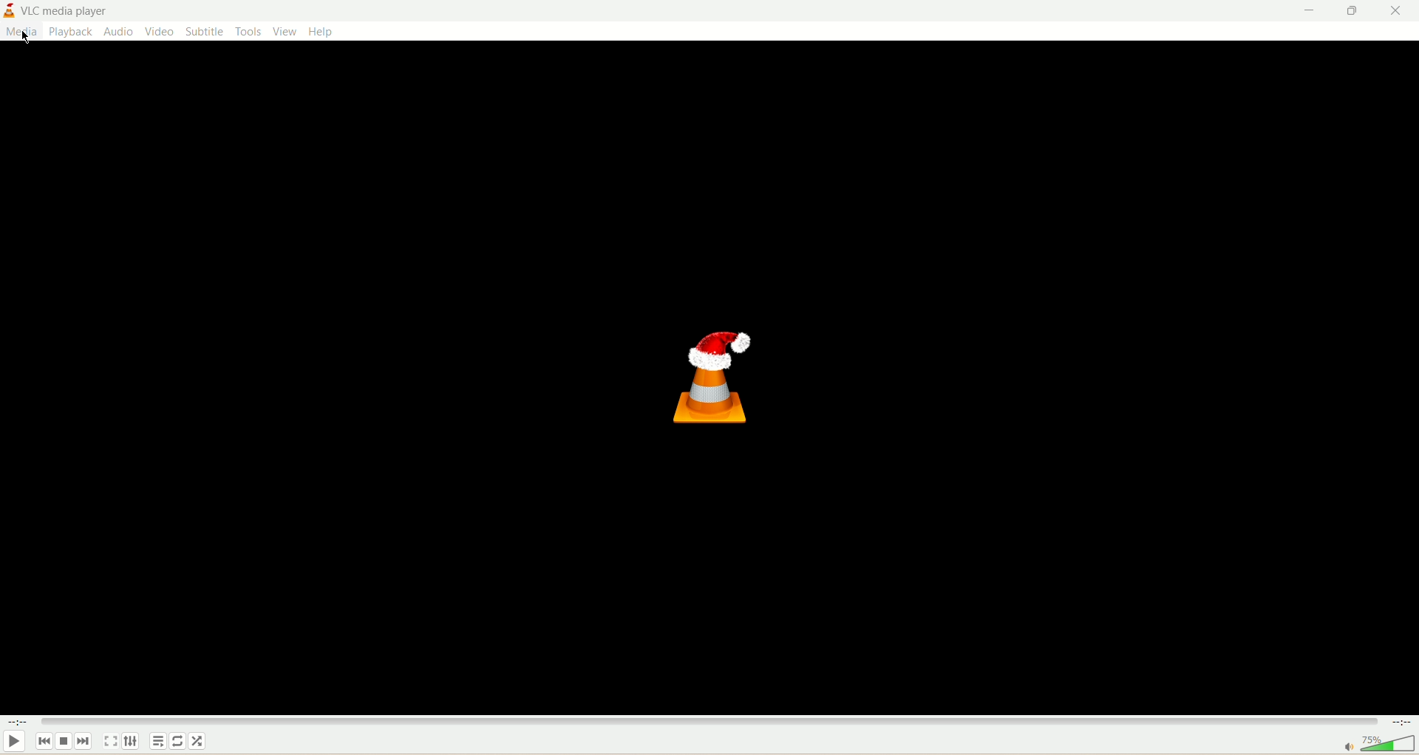  I want to click on extended settings, so click(131, 742).